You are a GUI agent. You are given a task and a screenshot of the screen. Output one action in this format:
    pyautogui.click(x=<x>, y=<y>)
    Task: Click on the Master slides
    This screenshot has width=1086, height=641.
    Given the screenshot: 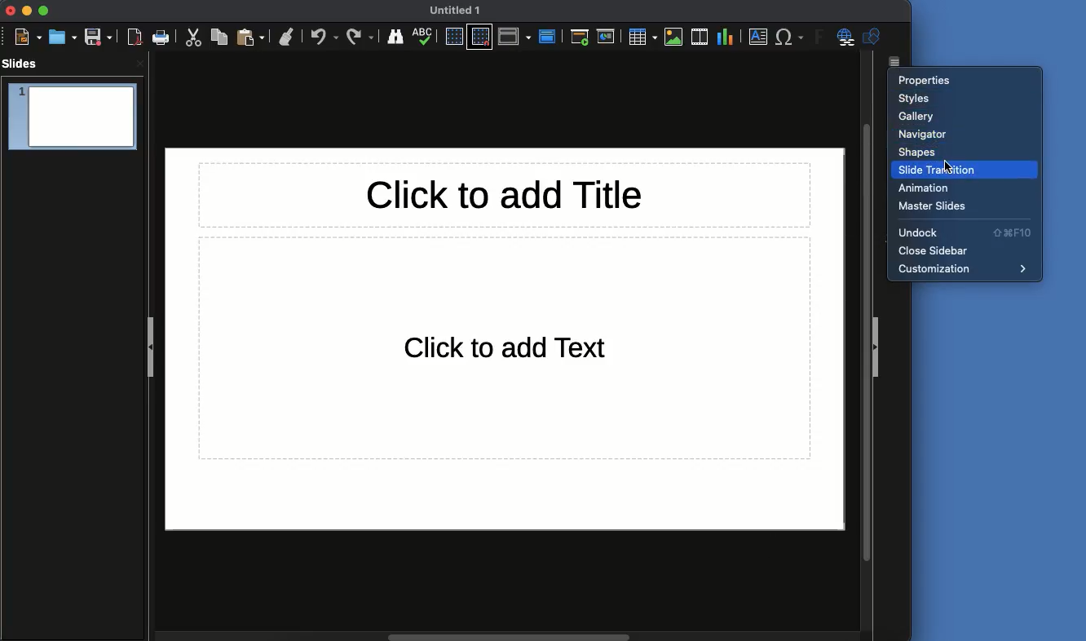 What is the action you would take?
    pyautogui.click(x=937, y=207)
    